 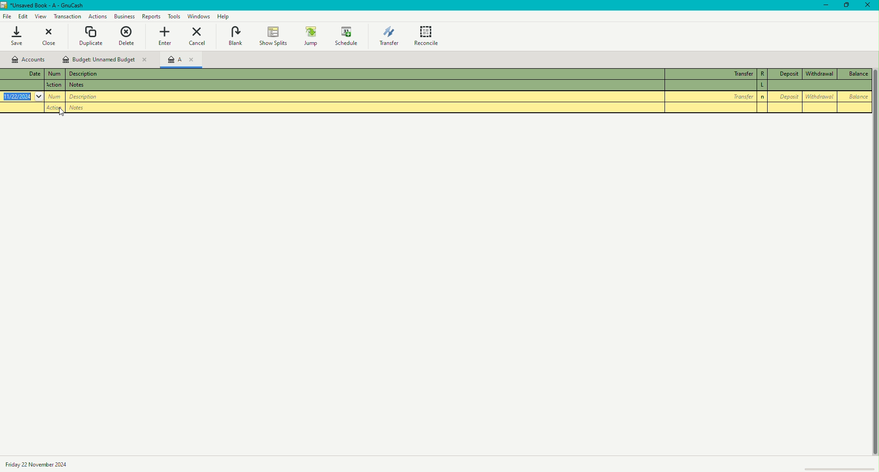 I want to click on Transfer, so click(x=711, y=96).